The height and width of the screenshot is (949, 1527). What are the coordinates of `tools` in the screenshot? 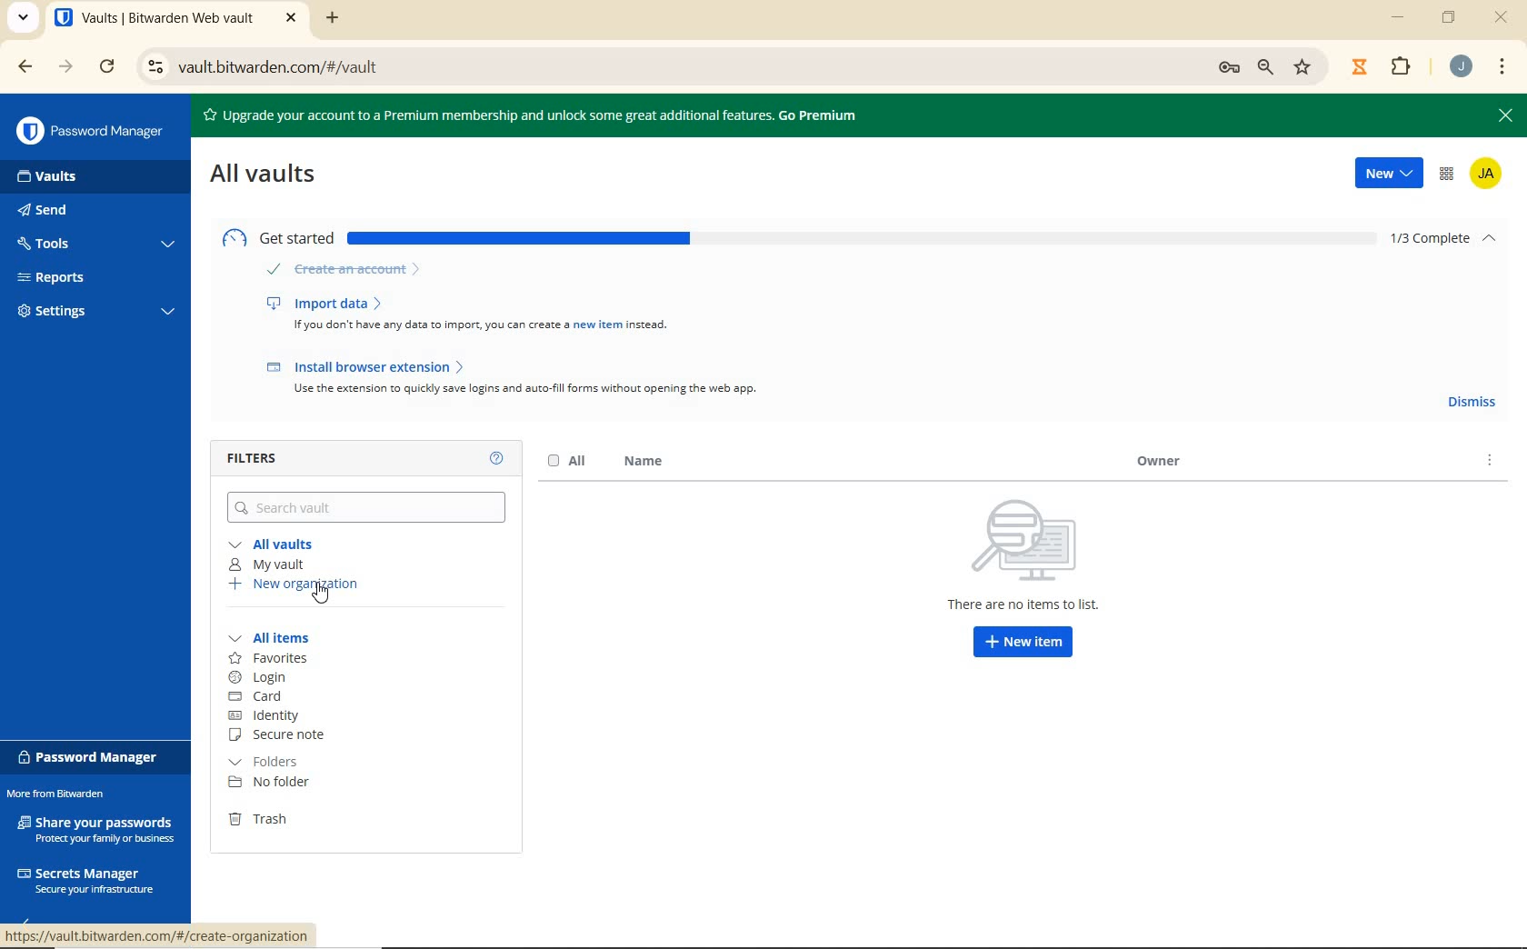 It's located at (94, 245).